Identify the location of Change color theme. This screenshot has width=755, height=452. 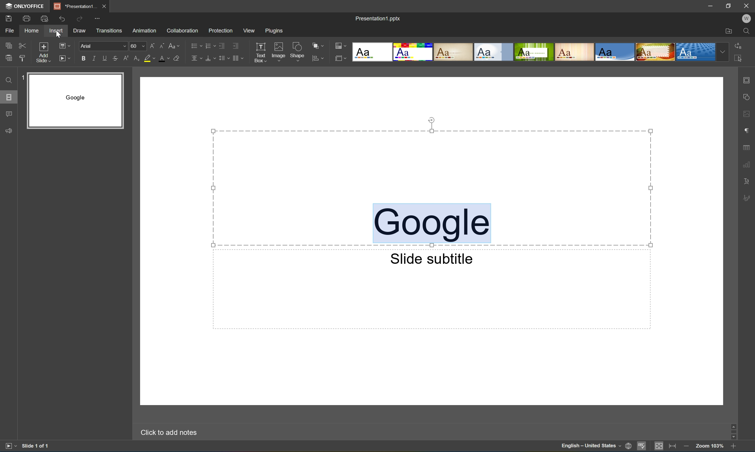
(341, 47).